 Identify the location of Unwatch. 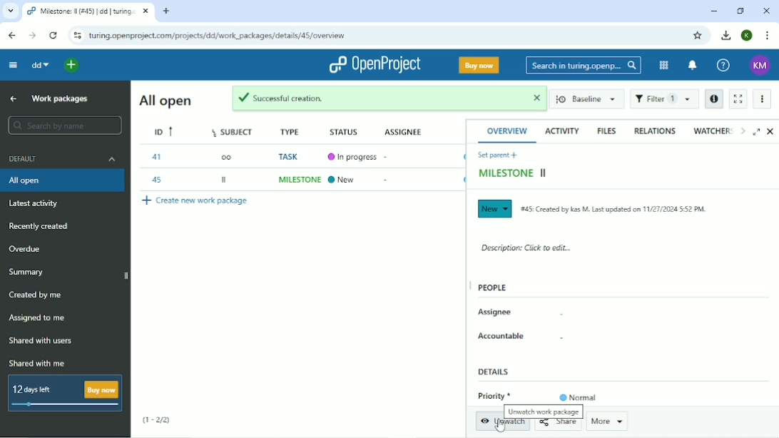
(504, 426).